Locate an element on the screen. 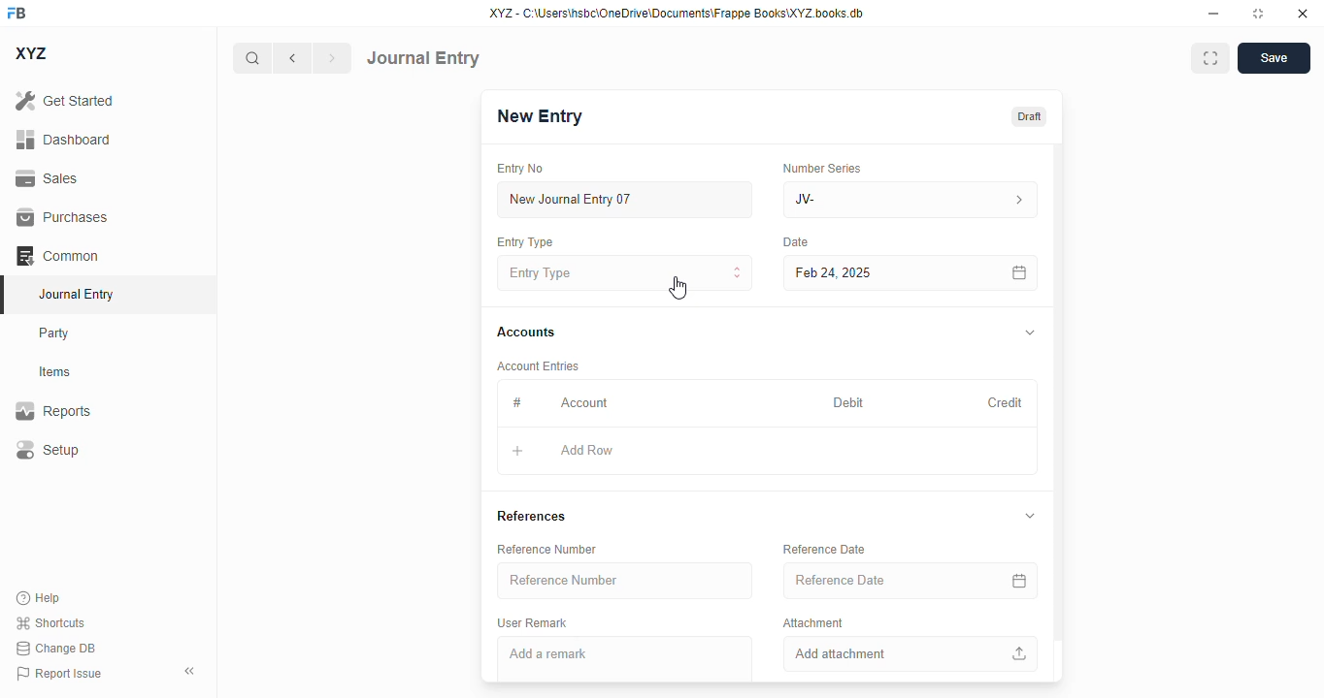 This screenshot has height=698, width=1324. party is located at coordinates (56, 333).